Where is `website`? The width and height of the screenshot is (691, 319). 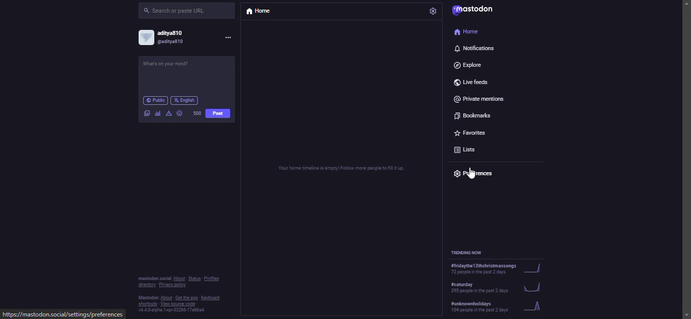 website is located at coordinates (64, 314).